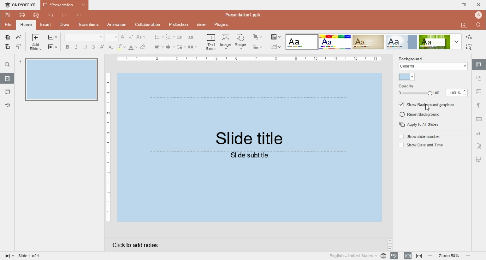 Image resolution: width=486 pixels, height=260 pixels. Describe the element at coordinates (18, 47) in the screenshot. I see `copy style` at that location.